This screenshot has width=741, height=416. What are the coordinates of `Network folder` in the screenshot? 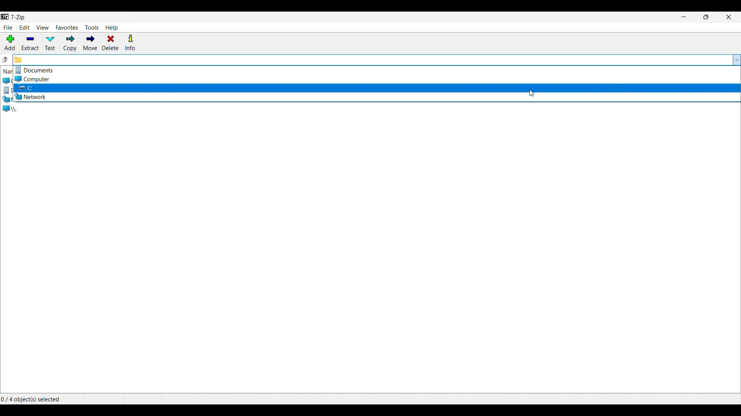 It's located at (376, 97).